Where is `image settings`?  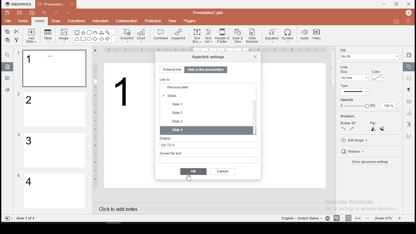 image settings is located at coordinates (408, 79).